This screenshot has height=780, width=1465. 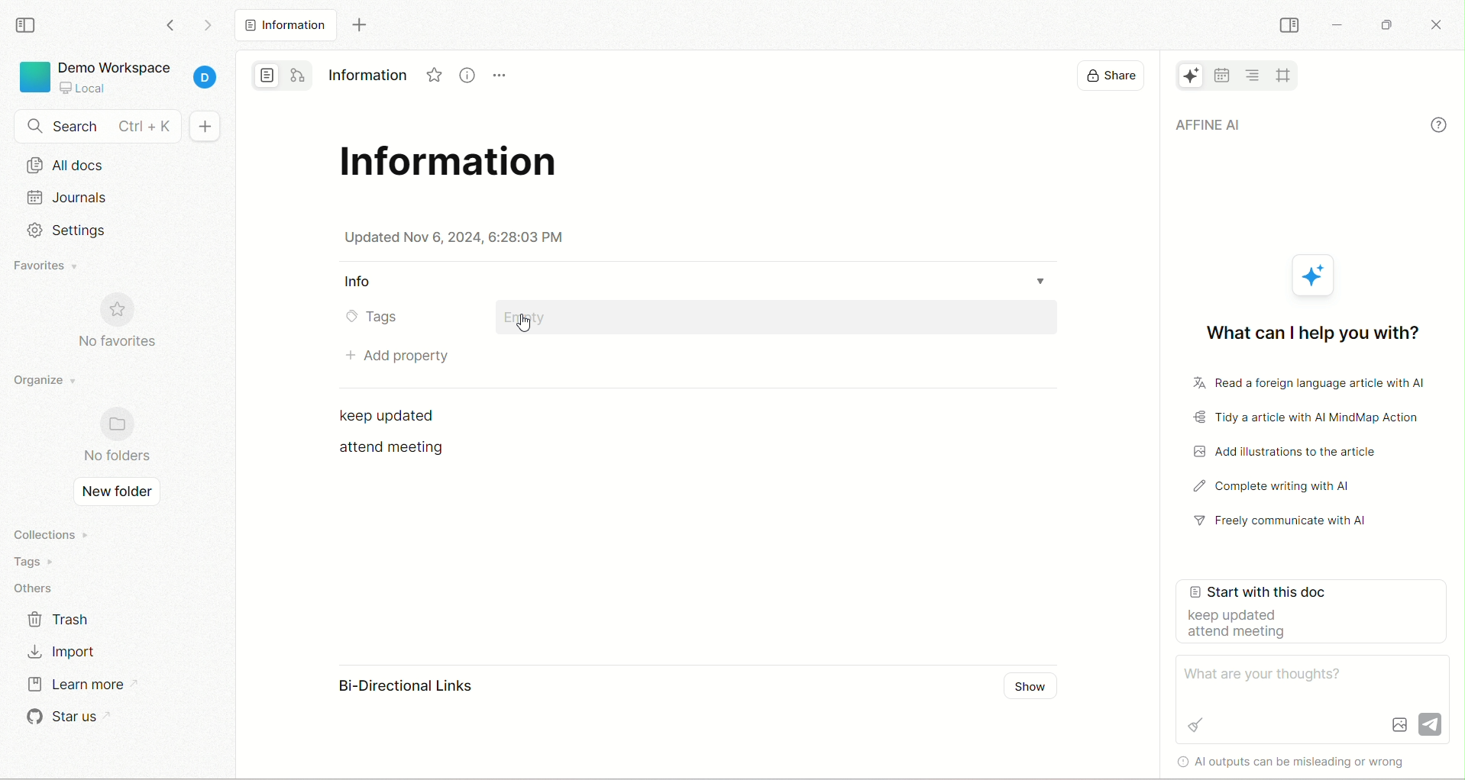 What do you see at coordinates (210, 125) in the screenshot?
I see `+` at bounding box center [210, 125].